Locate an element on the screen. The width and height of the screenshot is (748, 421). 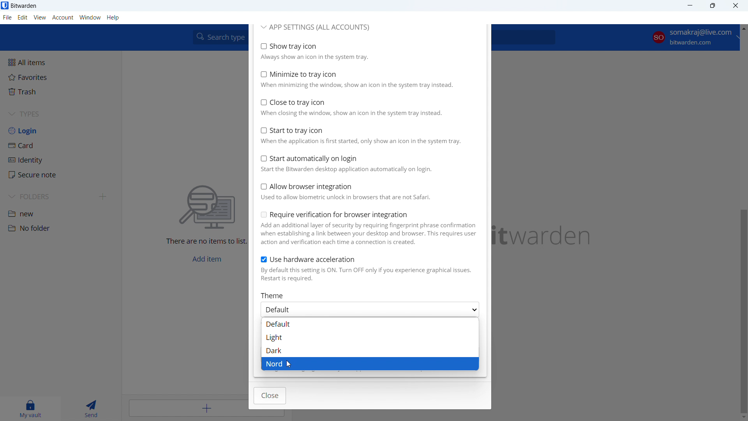
folder 1 is located at coordinates (61, 213).